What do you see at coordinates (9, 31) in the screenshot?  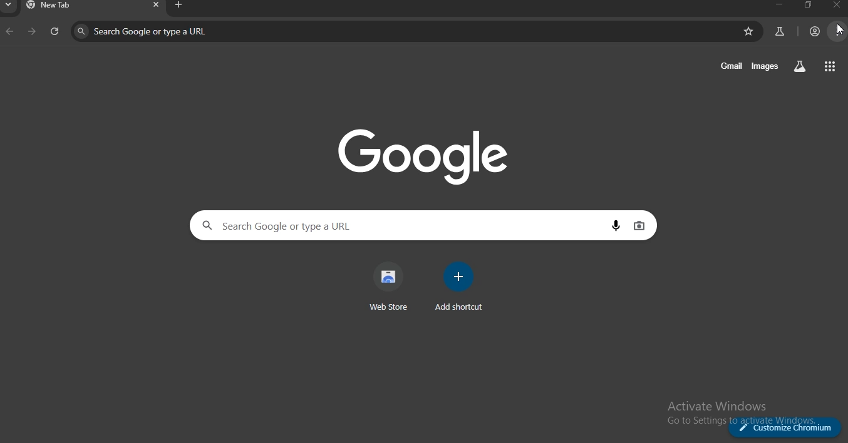 I see `backward` at bounding box center [9, 31].